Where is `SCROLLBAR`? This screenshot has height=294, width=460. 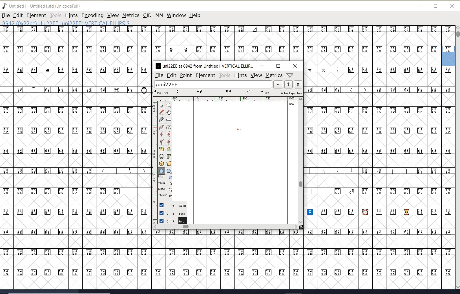
SCROLLBAR is located at coordinates (457, 158).